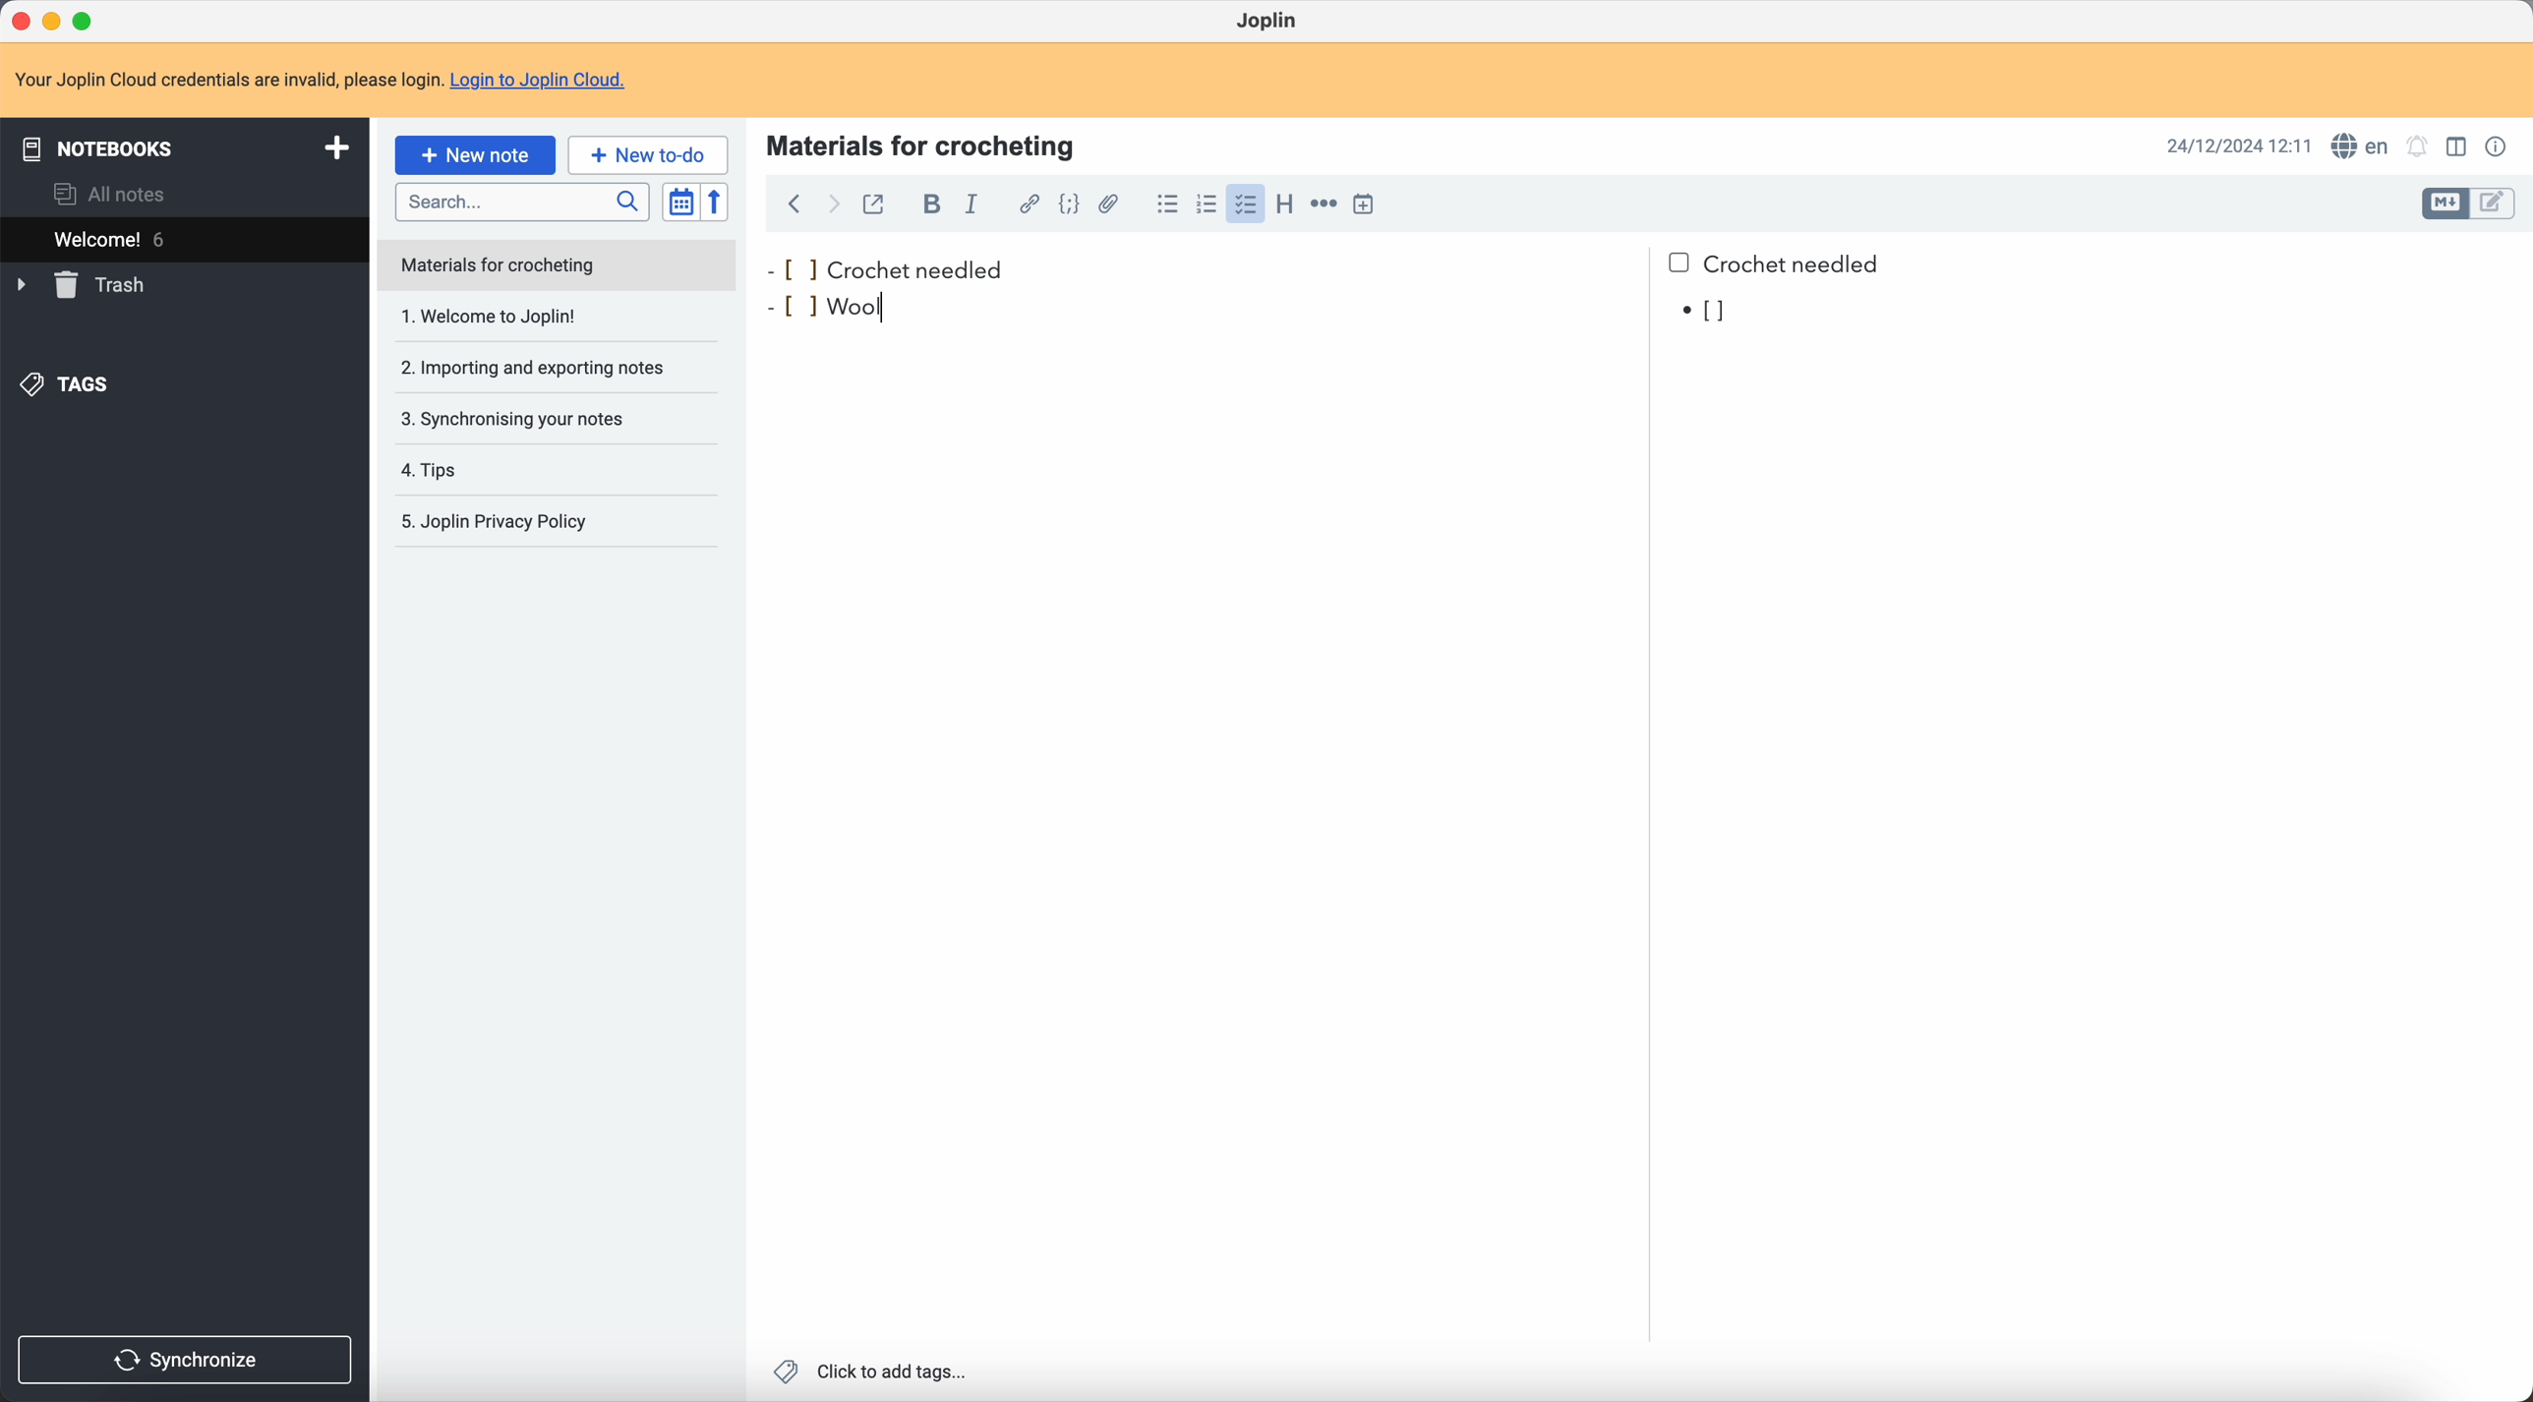 The height and width of the screenshot is (1402, 2533). What do you see at coordinates (116, 194) in the screenshot?
I see `all notes` at bounding box center [116, 194].